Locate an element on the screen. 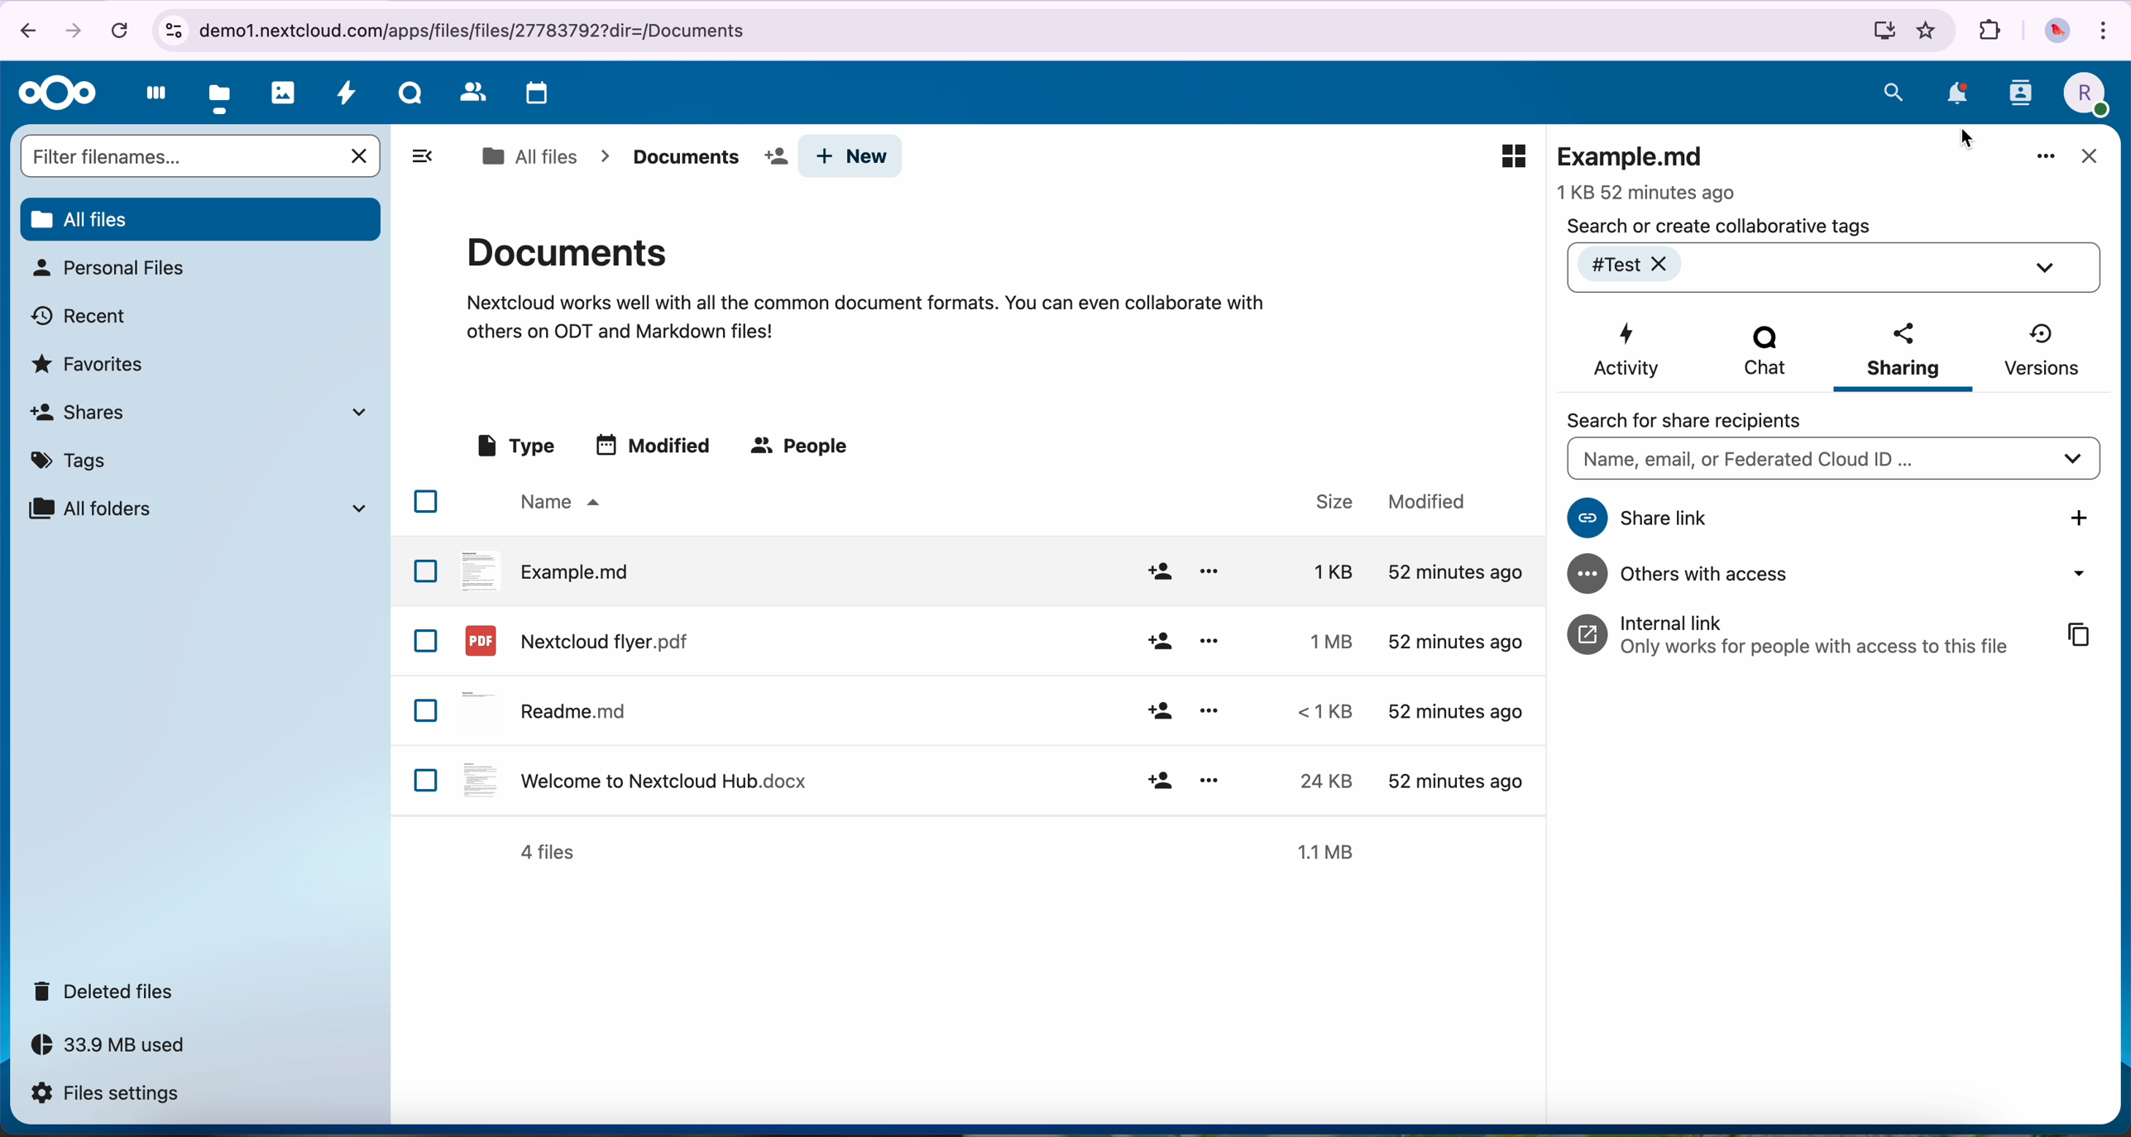 The width and height of the screenshot is (2131, 1137). search bar is located at coordinates (180, 155).